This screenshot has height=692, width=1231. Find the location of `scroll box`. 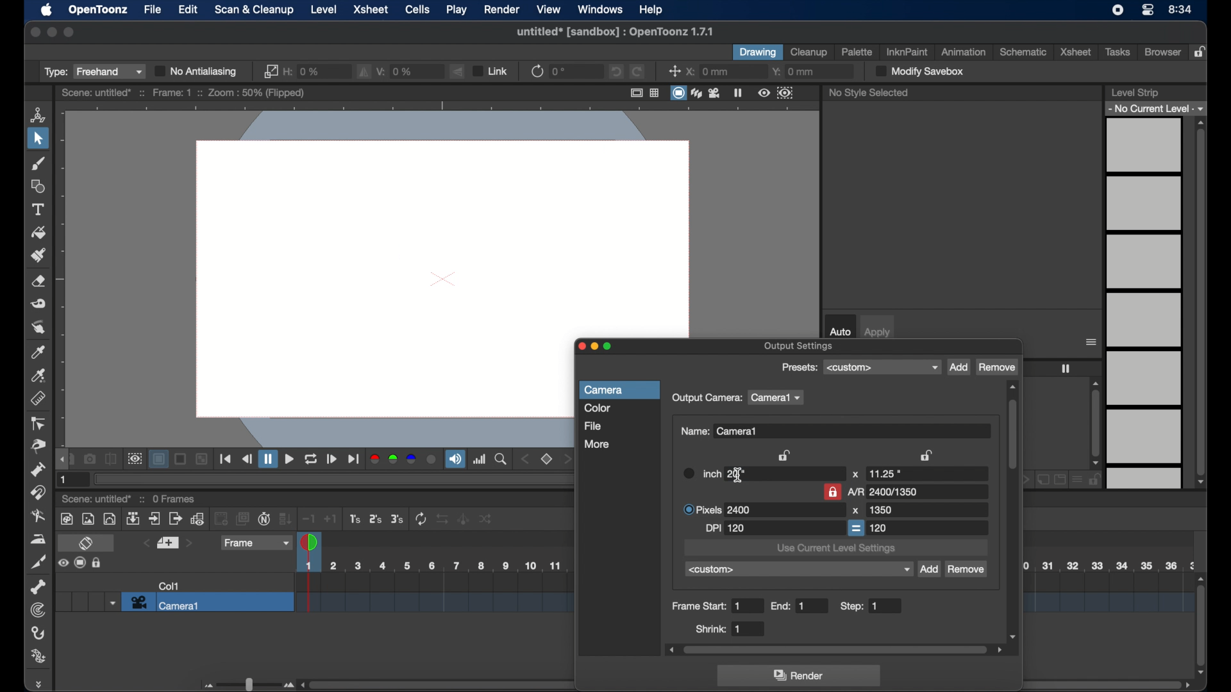

scroll box is located at coordinates (1202, 624).